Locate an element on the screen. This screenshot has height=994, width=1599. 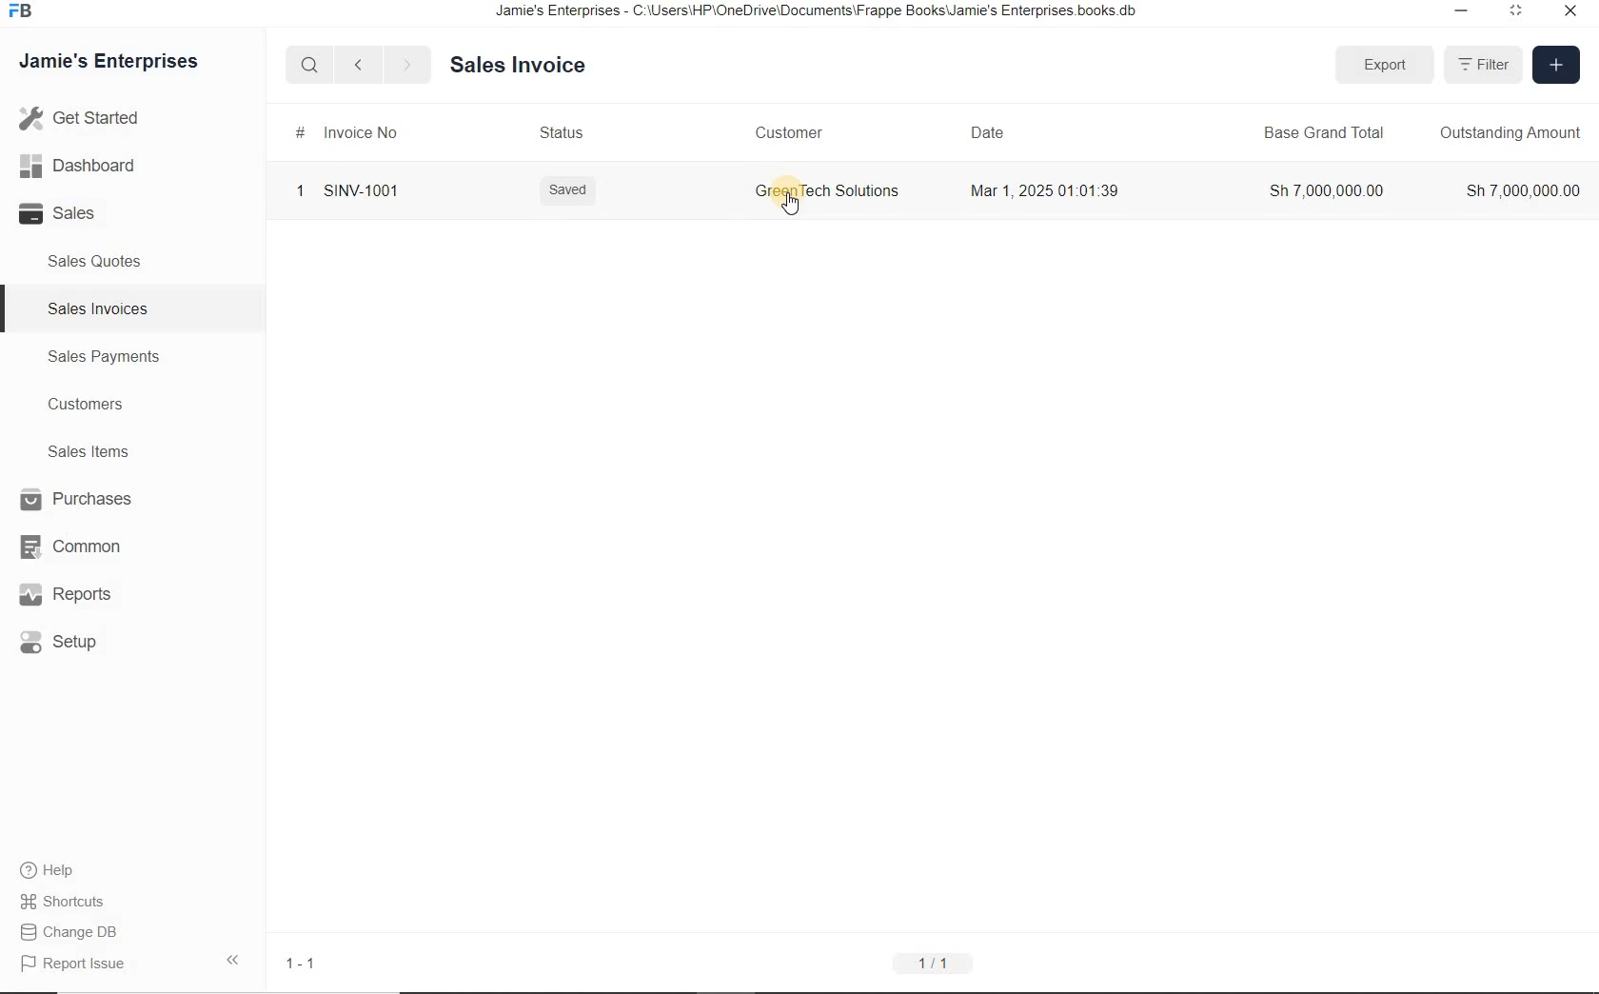
Change DB is located at coordinates (71, 931).